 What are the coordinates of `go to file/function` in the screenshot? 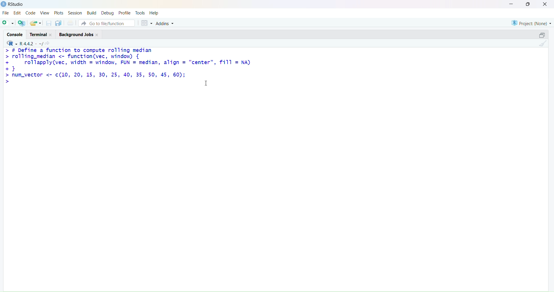 It's located at (107, 23).